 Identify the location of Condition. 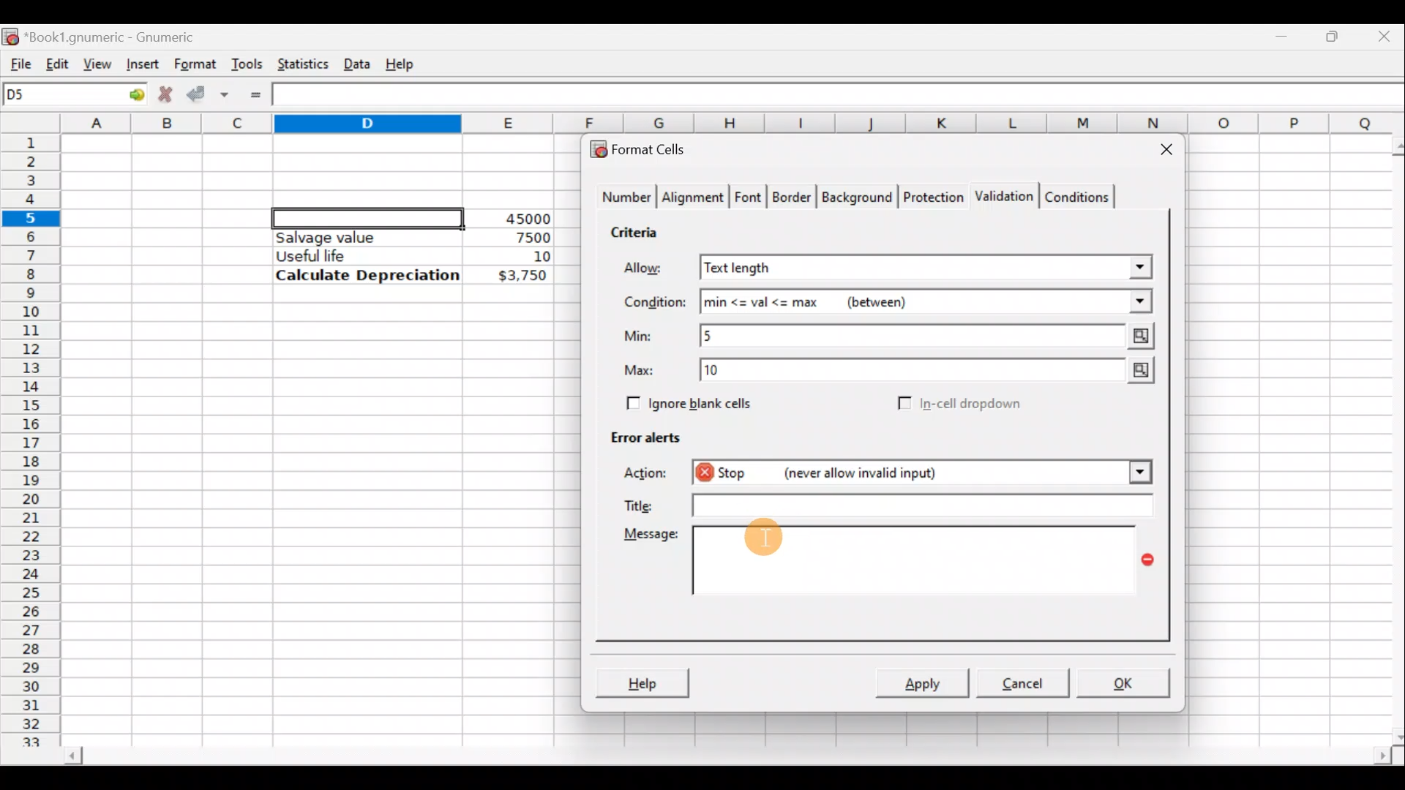
(654, 303).